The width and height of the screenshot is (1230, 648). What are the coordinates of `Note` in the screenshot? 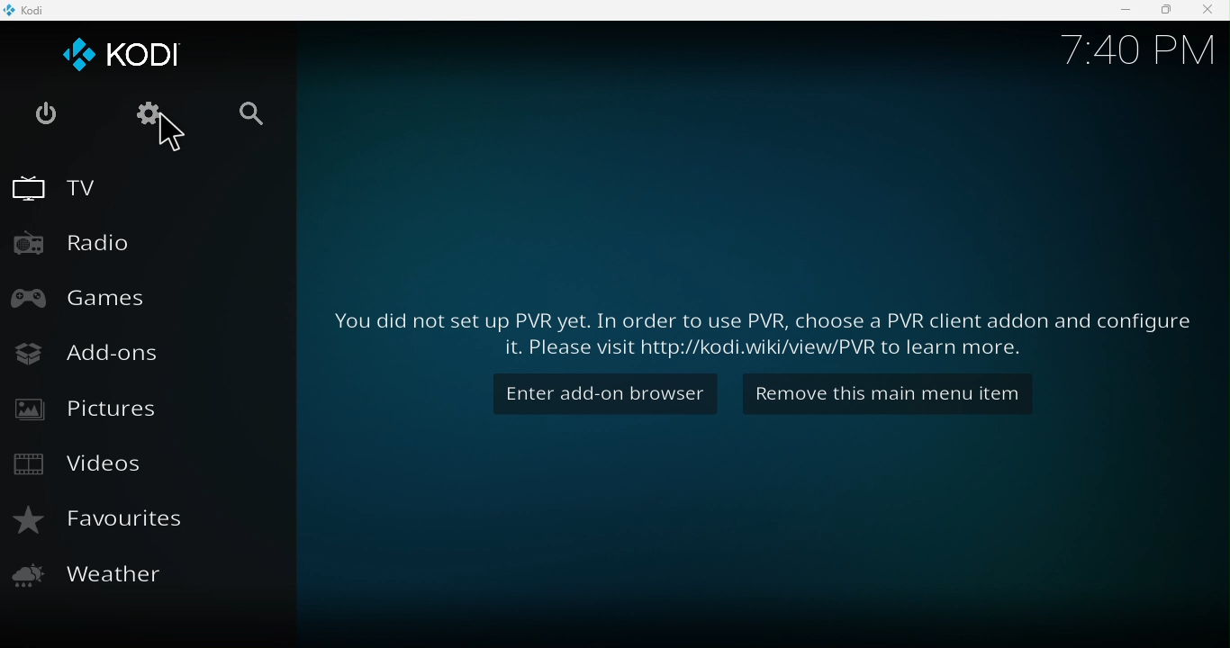 It's located at (766, 326).